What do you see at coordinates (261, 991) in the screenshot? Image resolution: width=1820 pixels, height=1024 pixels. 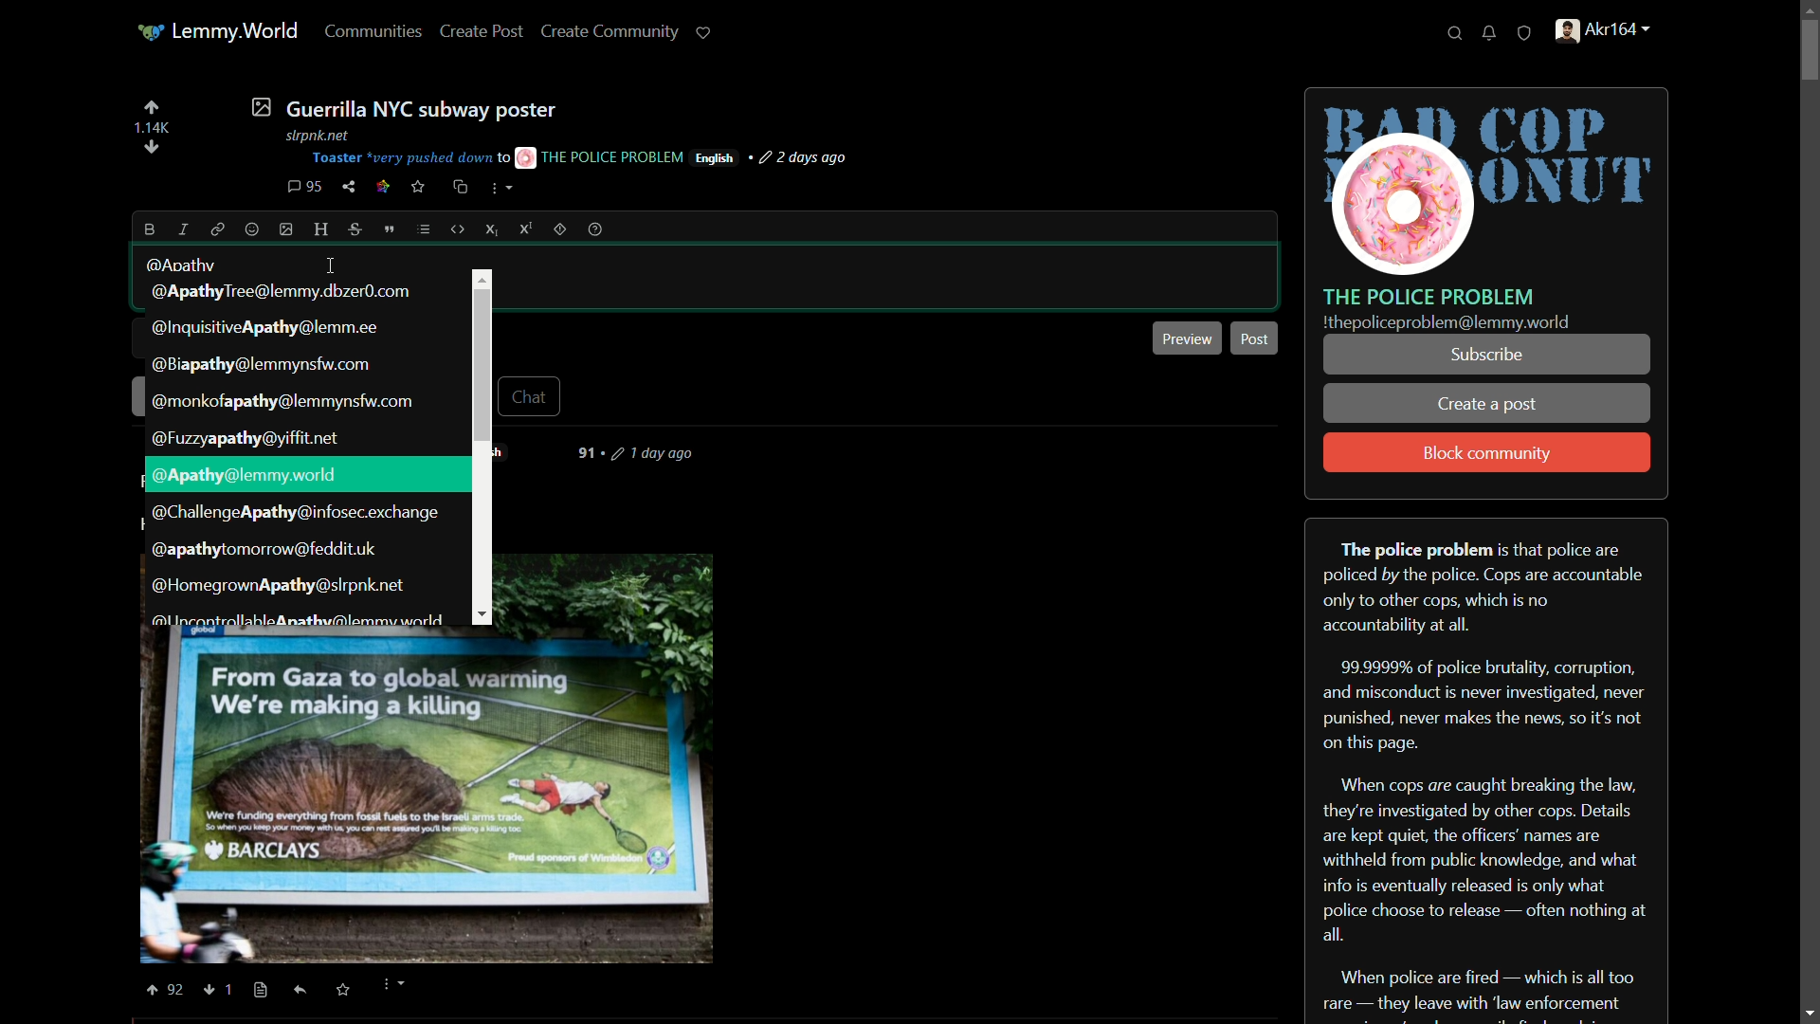 I see `` at bounding box center [261, 991].